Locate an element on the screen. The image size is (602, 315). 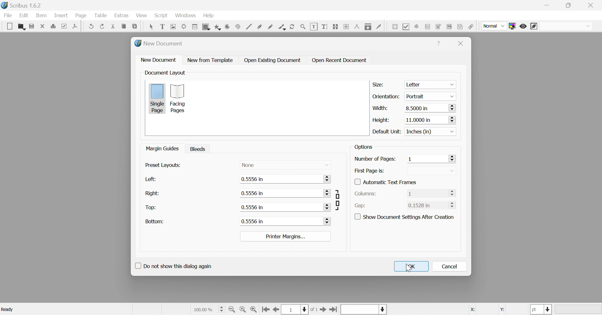
polygon is located at coordinates (218, 26).